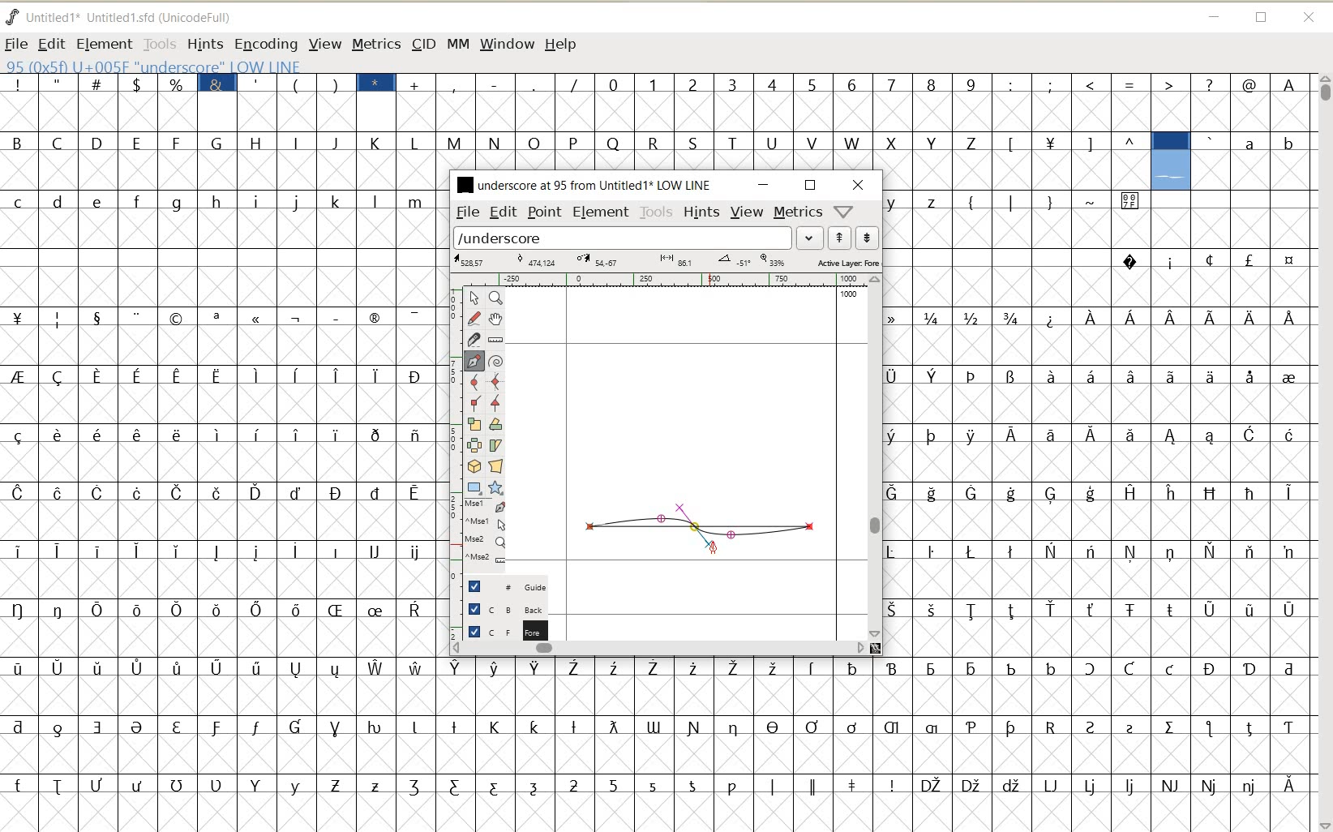 Image resolution: width=1333 pixels, height=832 pixels. I want to click on flip the selection, so click(474, 444).